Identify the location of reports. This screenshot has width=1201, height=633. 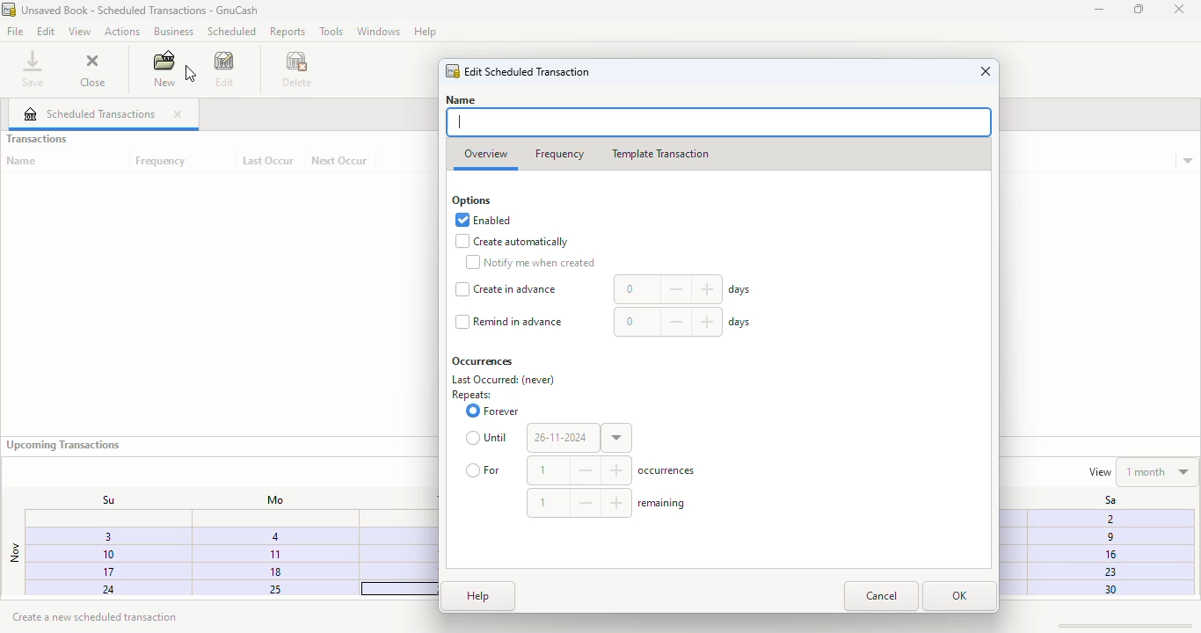
(288, 31).